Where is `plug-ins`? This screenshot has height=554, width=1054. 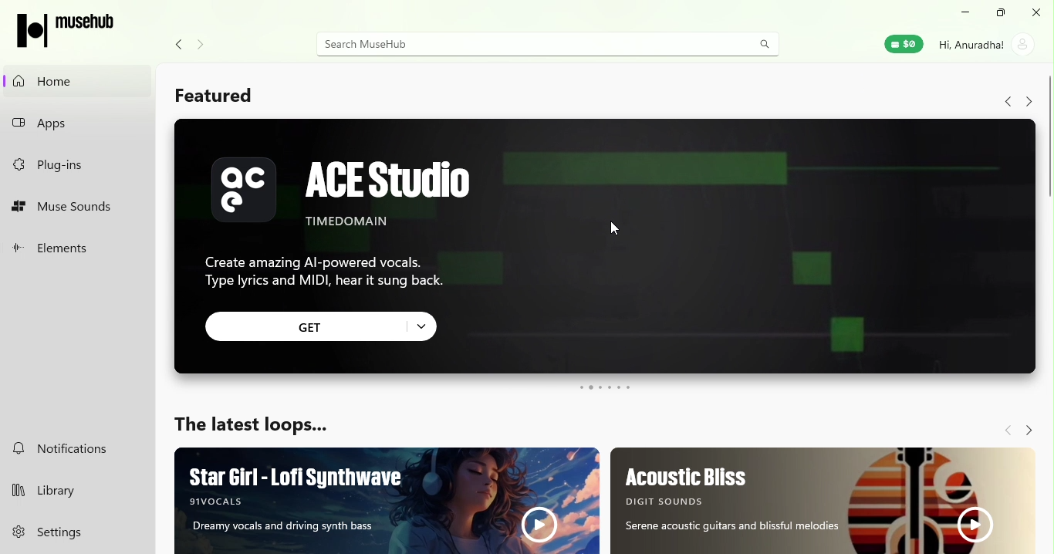 plug-ins is located at coordinates (76, 163).